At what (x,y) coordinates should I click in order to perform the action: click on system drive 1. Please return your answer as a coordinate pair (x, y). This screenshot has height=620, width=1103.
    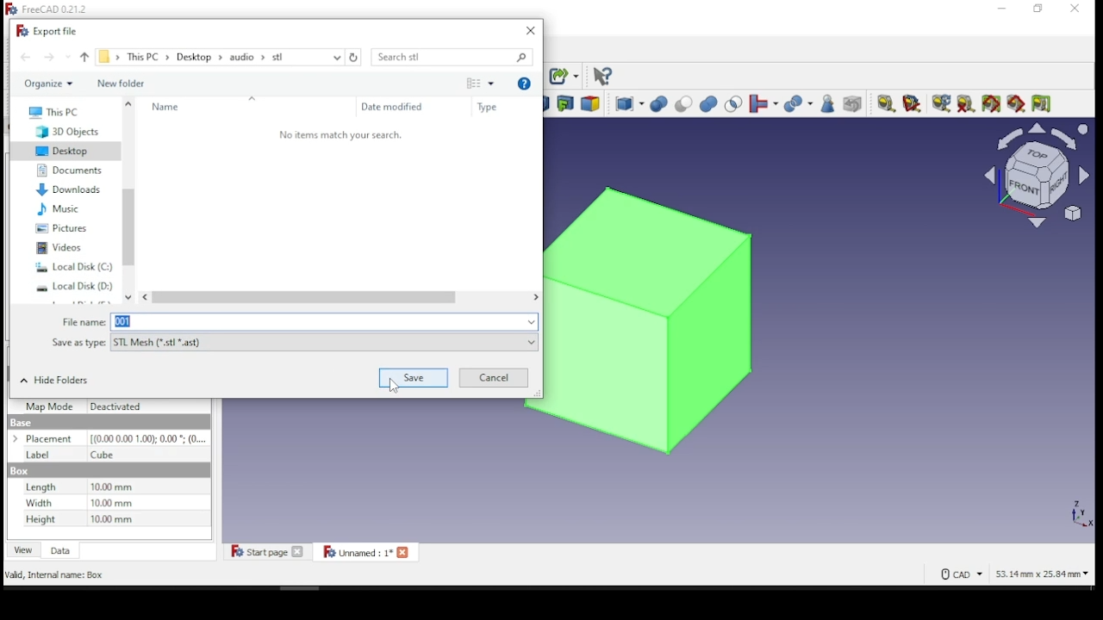
    Looking at the image, I should click on (73, 267).